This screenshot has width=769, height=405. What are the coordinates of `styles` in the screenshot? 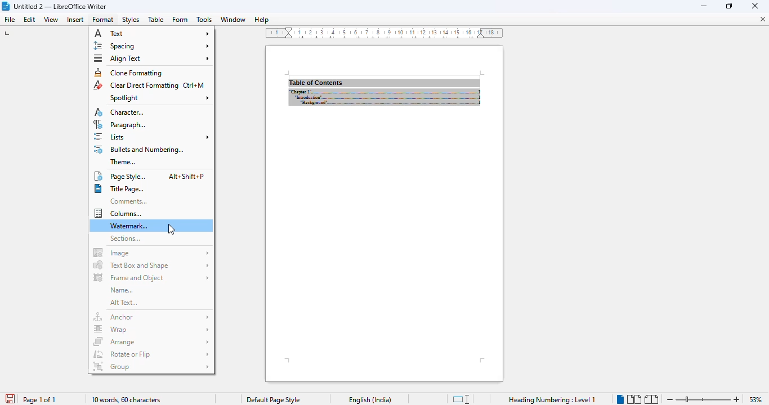 It's located at (131, 20).